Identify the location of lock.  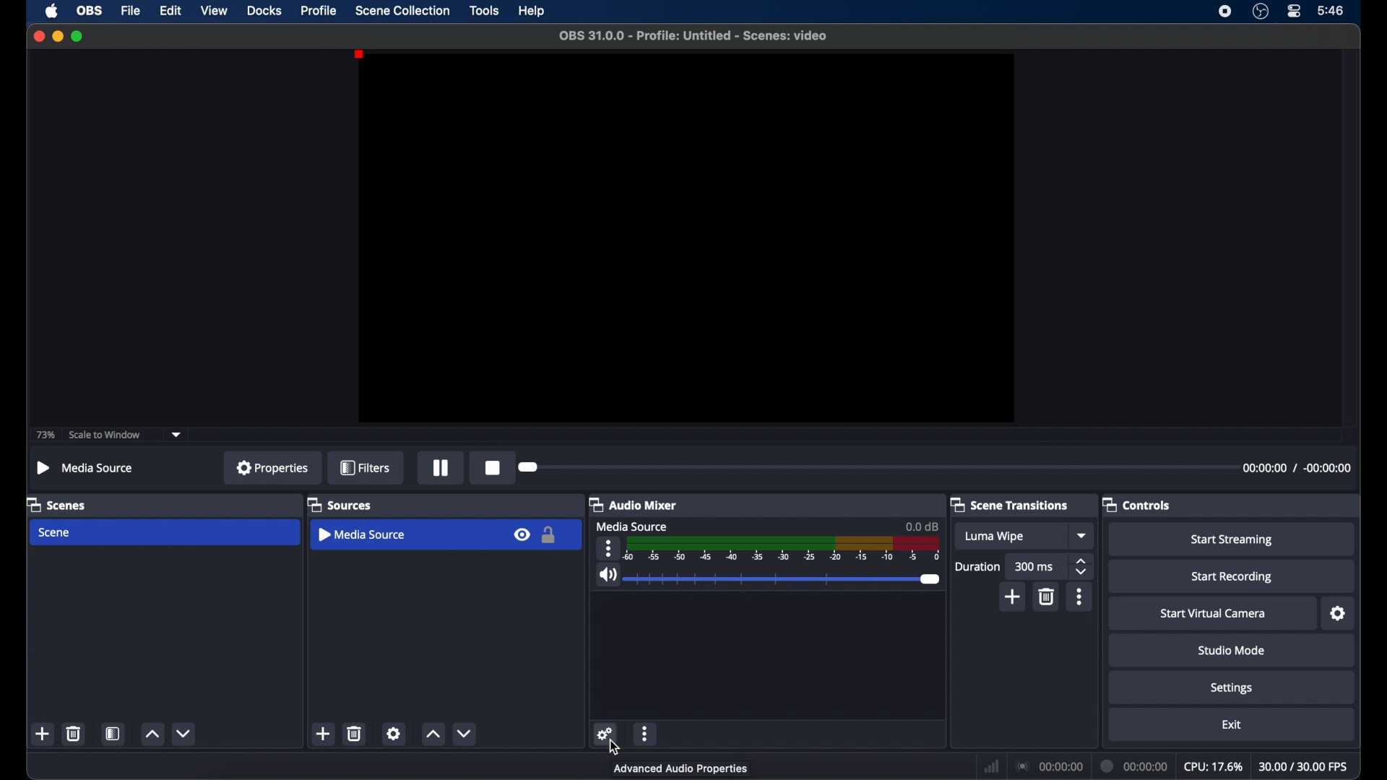
(547, 535).